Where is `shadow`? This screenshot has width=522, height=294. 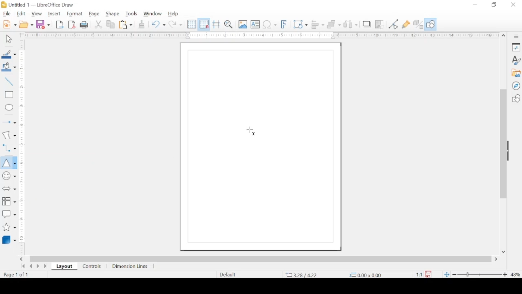
shadow is located at coordinates (367, 24).